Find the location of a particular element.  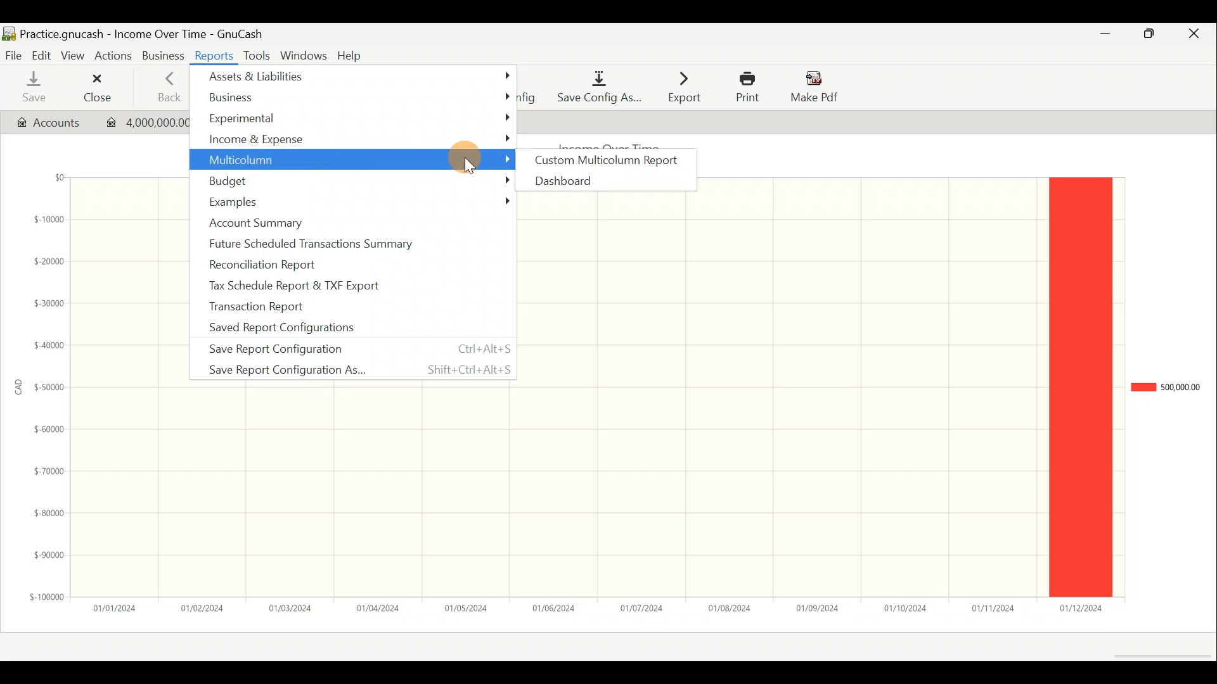

Custom multicolumn report is located at coordinates (603, 160).